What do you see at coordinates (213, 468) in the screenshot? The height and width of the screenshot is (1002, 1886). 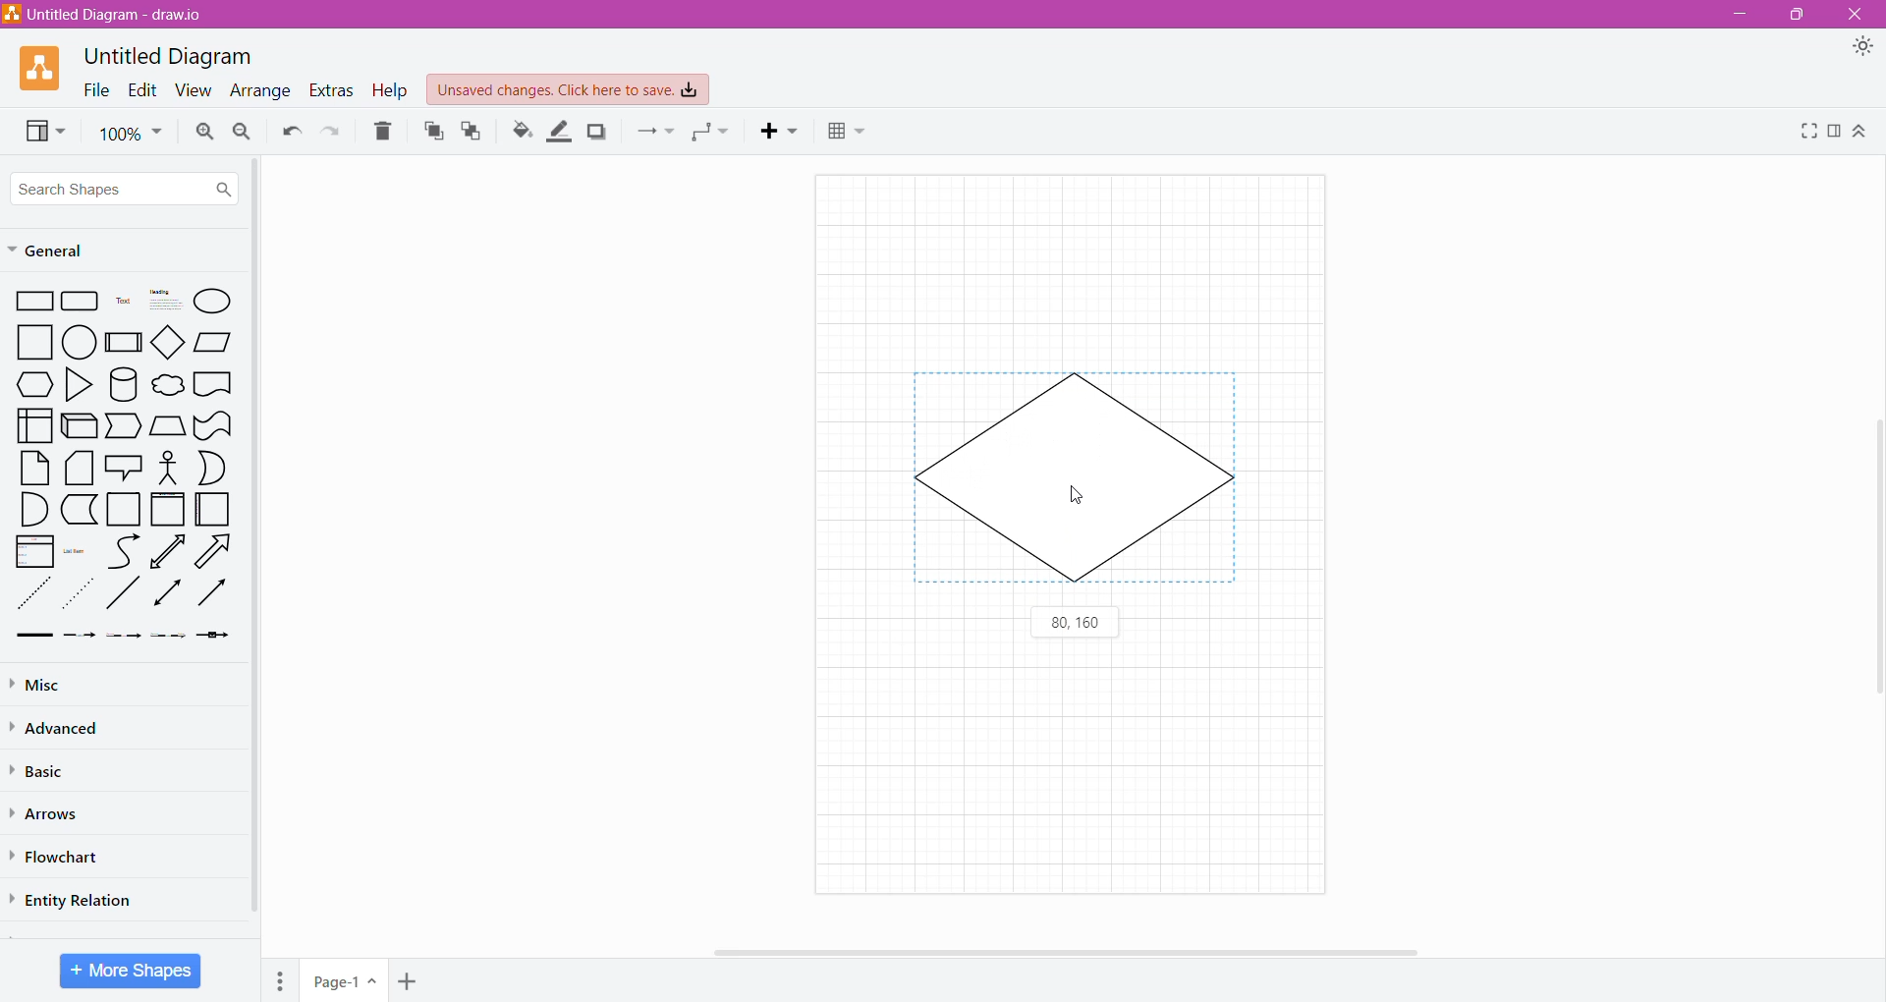 I see `Or` at bounding box center [213, 468].